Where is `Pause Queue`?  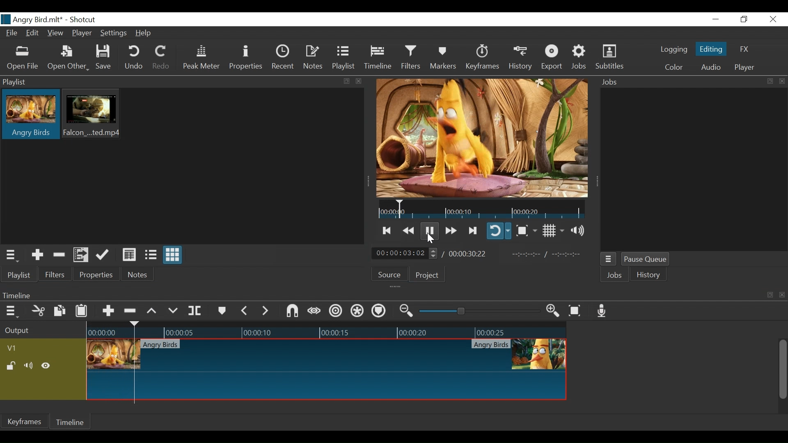 Pause Queue is located at coordinates (646, 259).